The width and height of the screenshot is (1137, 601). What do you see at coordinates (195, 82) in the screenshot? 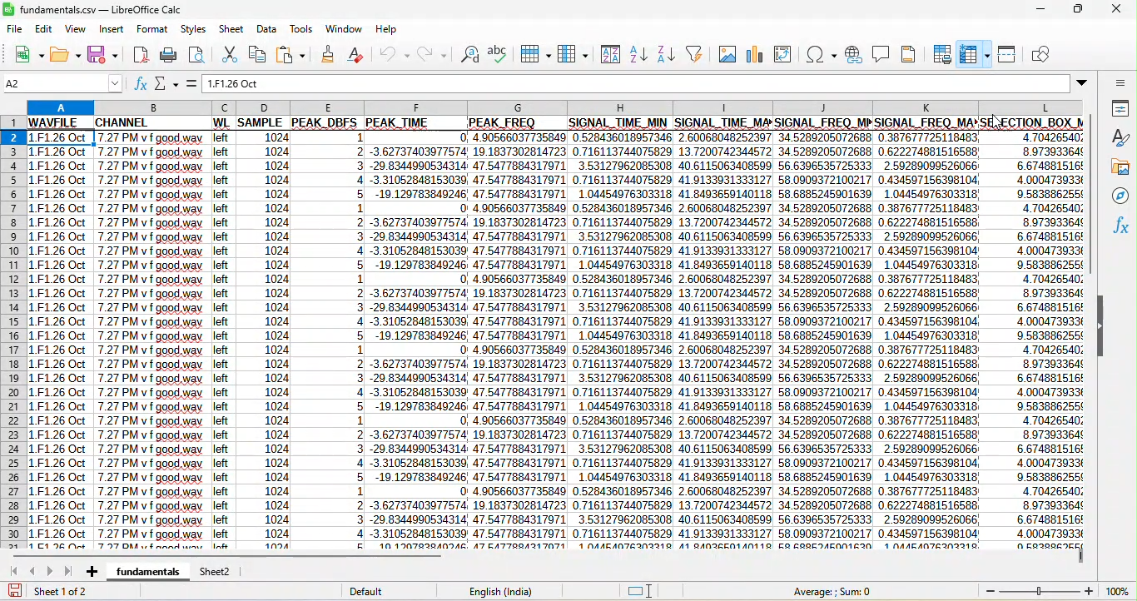
I see `formula` at bounding box center [195, 82].